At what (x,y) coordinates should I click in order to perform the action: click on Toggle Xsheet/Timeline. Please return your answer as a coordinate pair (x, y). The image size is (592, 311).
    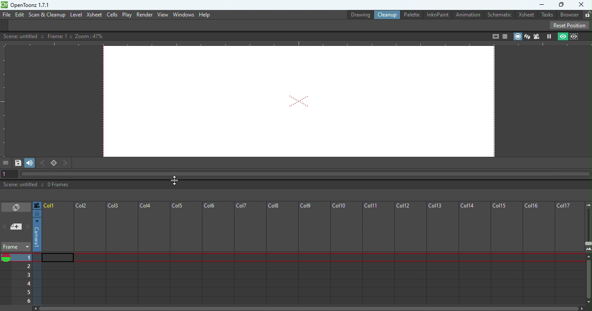
    Looking at the image, I should click on (16, 207).